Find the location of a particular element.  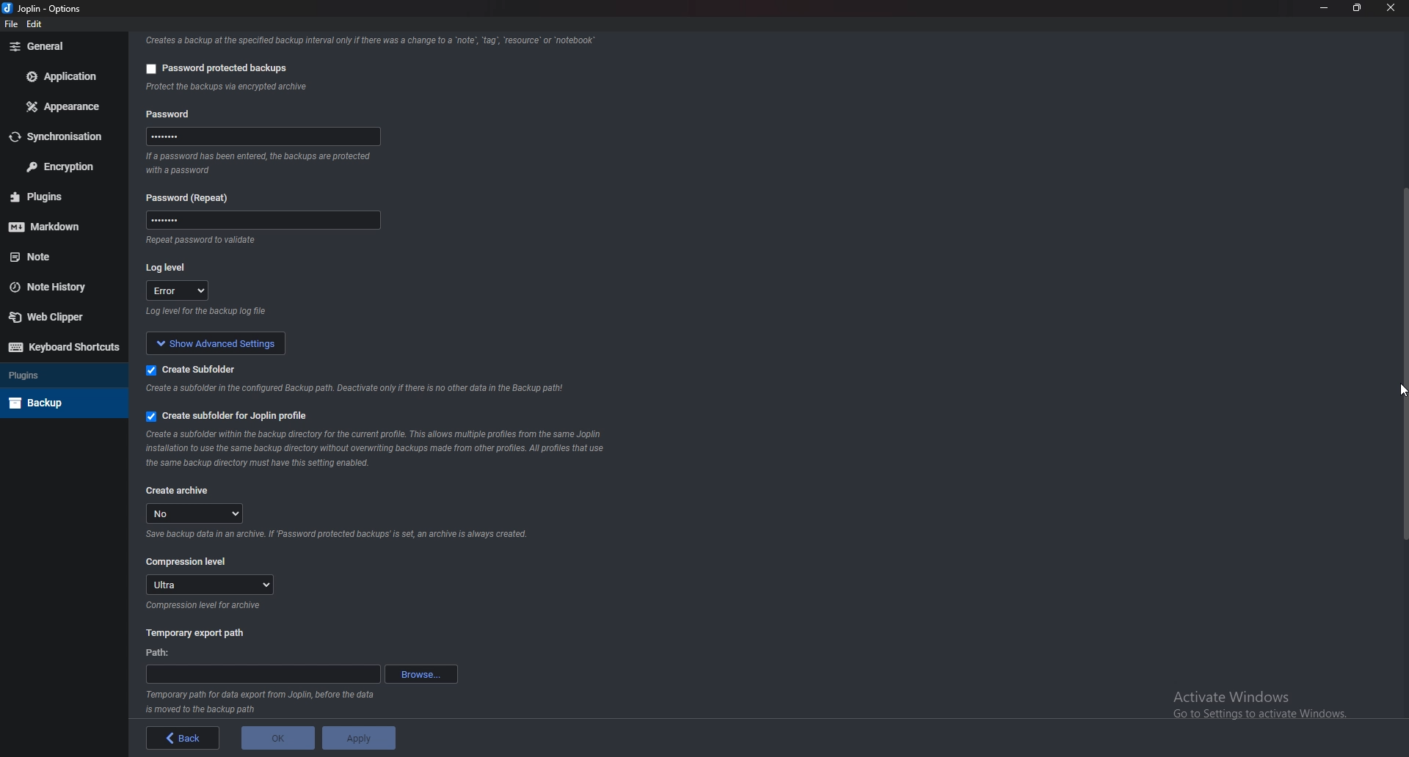

Resize is located at coordinates (1358, 7).